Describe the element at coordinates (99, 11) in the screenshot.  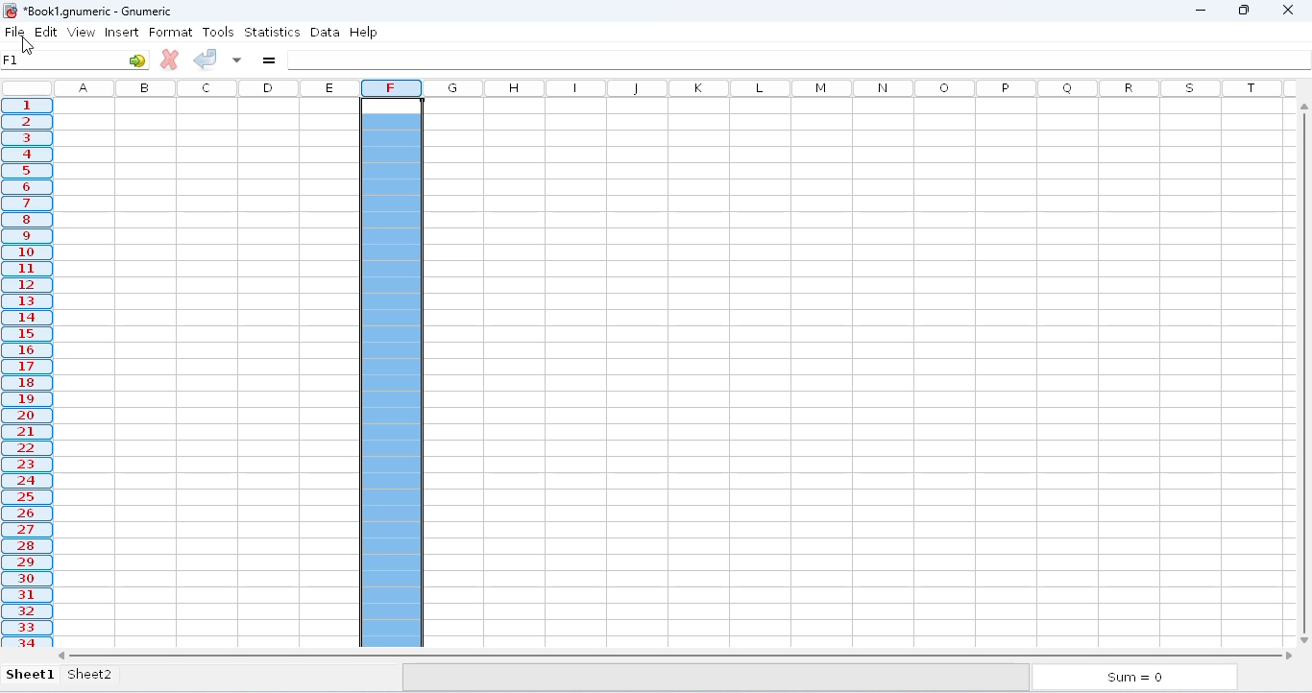
I see `Book1 numeric - Gnumeric` at that location.